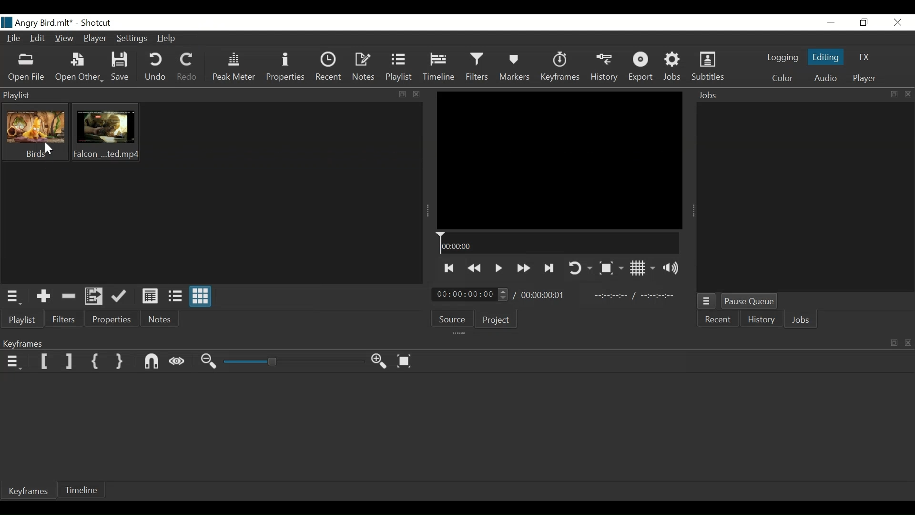  I want to click on Help, so click(168, 39).